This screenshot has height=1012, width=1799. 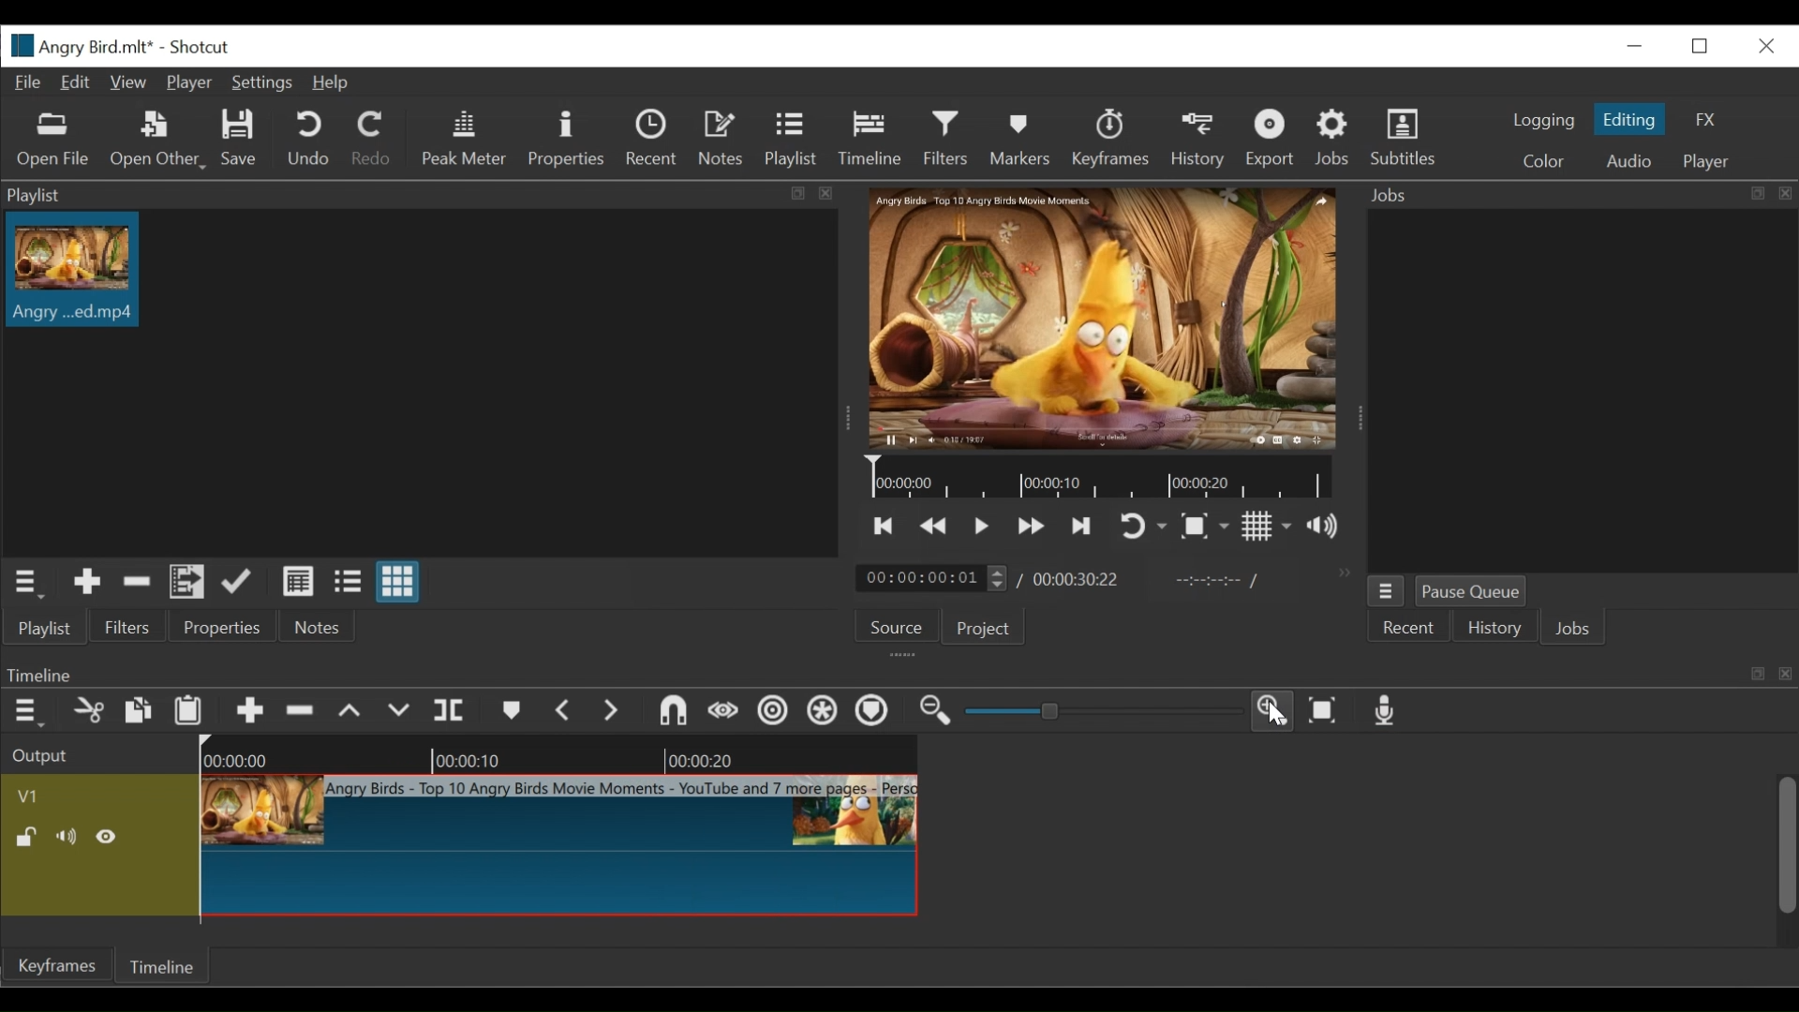 What do you see at coordinates (561, 850) in the screenshot?
I see `Clip` at bounding box center [561, 850].